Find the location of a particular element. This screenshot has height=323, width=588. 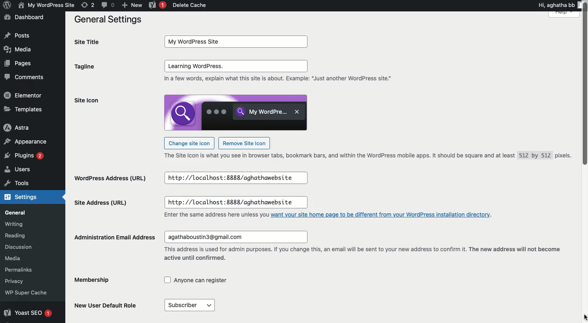

‘This address Is used for admin purposes. If you change this, an email will be sent to your new address to confirm it. The new address will not become
active until confirmed. is located at coordinates (363, 254).